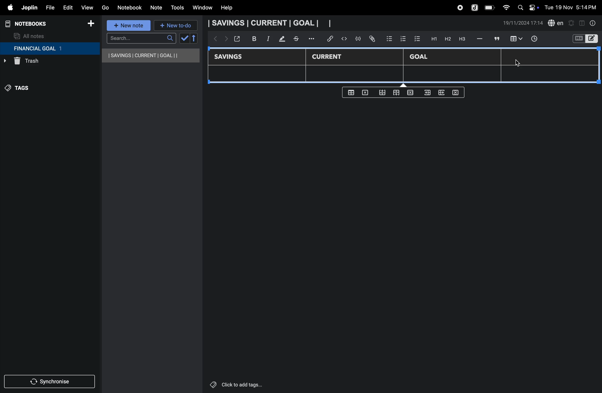  What do you see at coordinates (332, 39) in the screenshot?
I see `hyper link` at bounding box center [332, 39].